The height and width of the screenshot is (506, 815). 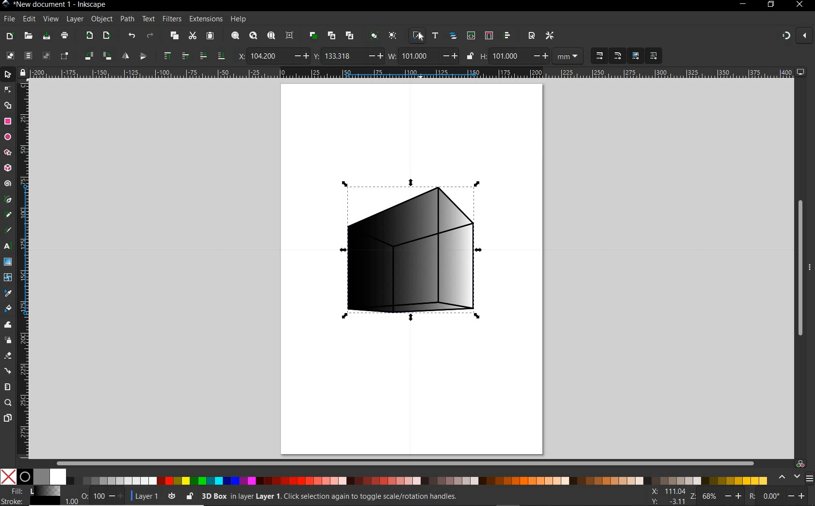 I want to click on computer icon, so click(x=801, y=72).